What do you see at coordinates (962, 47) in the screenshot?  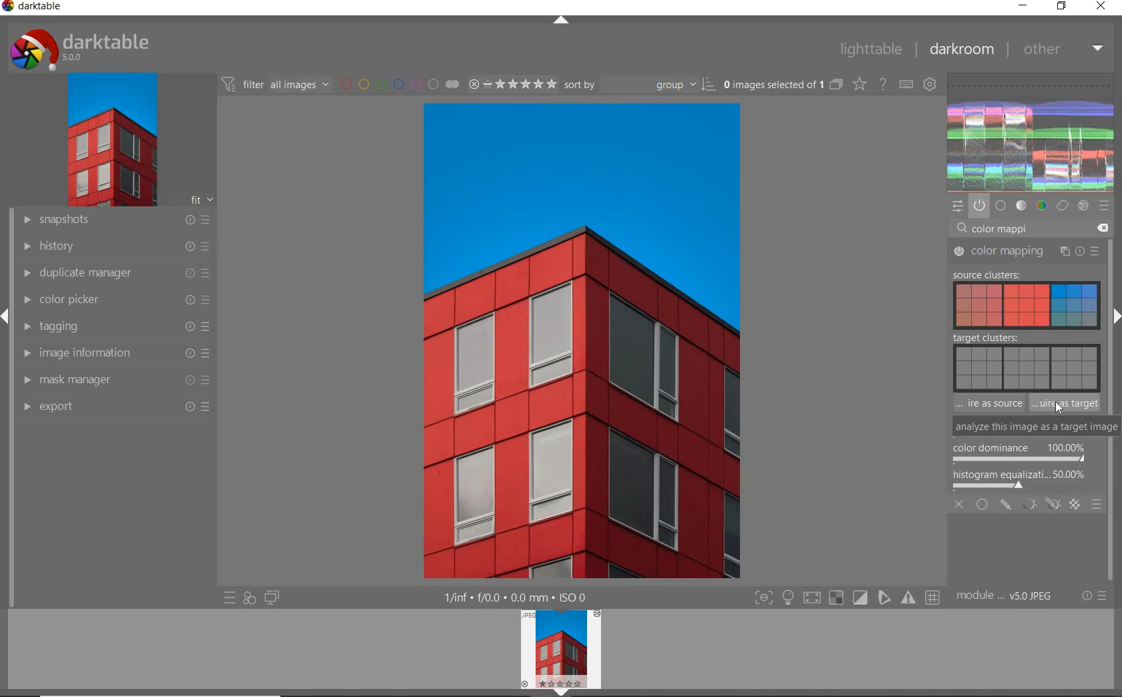 I see `darkroom` at bounding box center [962, 47].